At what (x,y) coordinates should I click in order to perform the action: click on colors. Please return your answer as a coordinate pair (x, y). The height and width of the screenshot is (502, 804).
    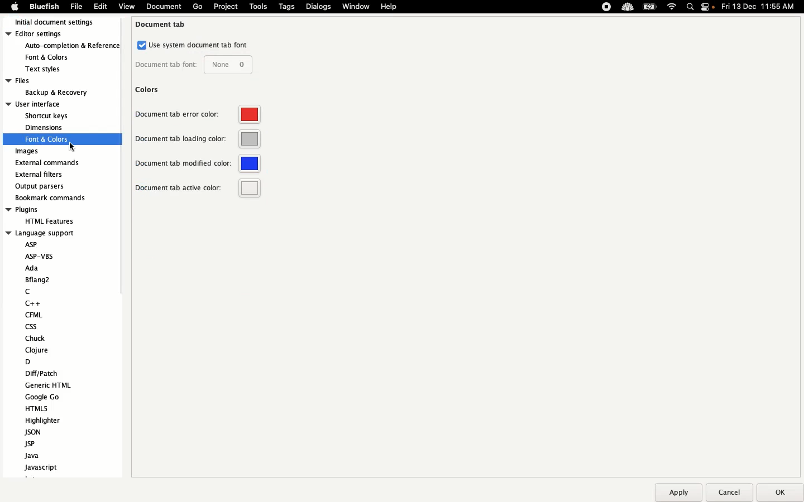
    Looking at the image, I should click on (150, 89).